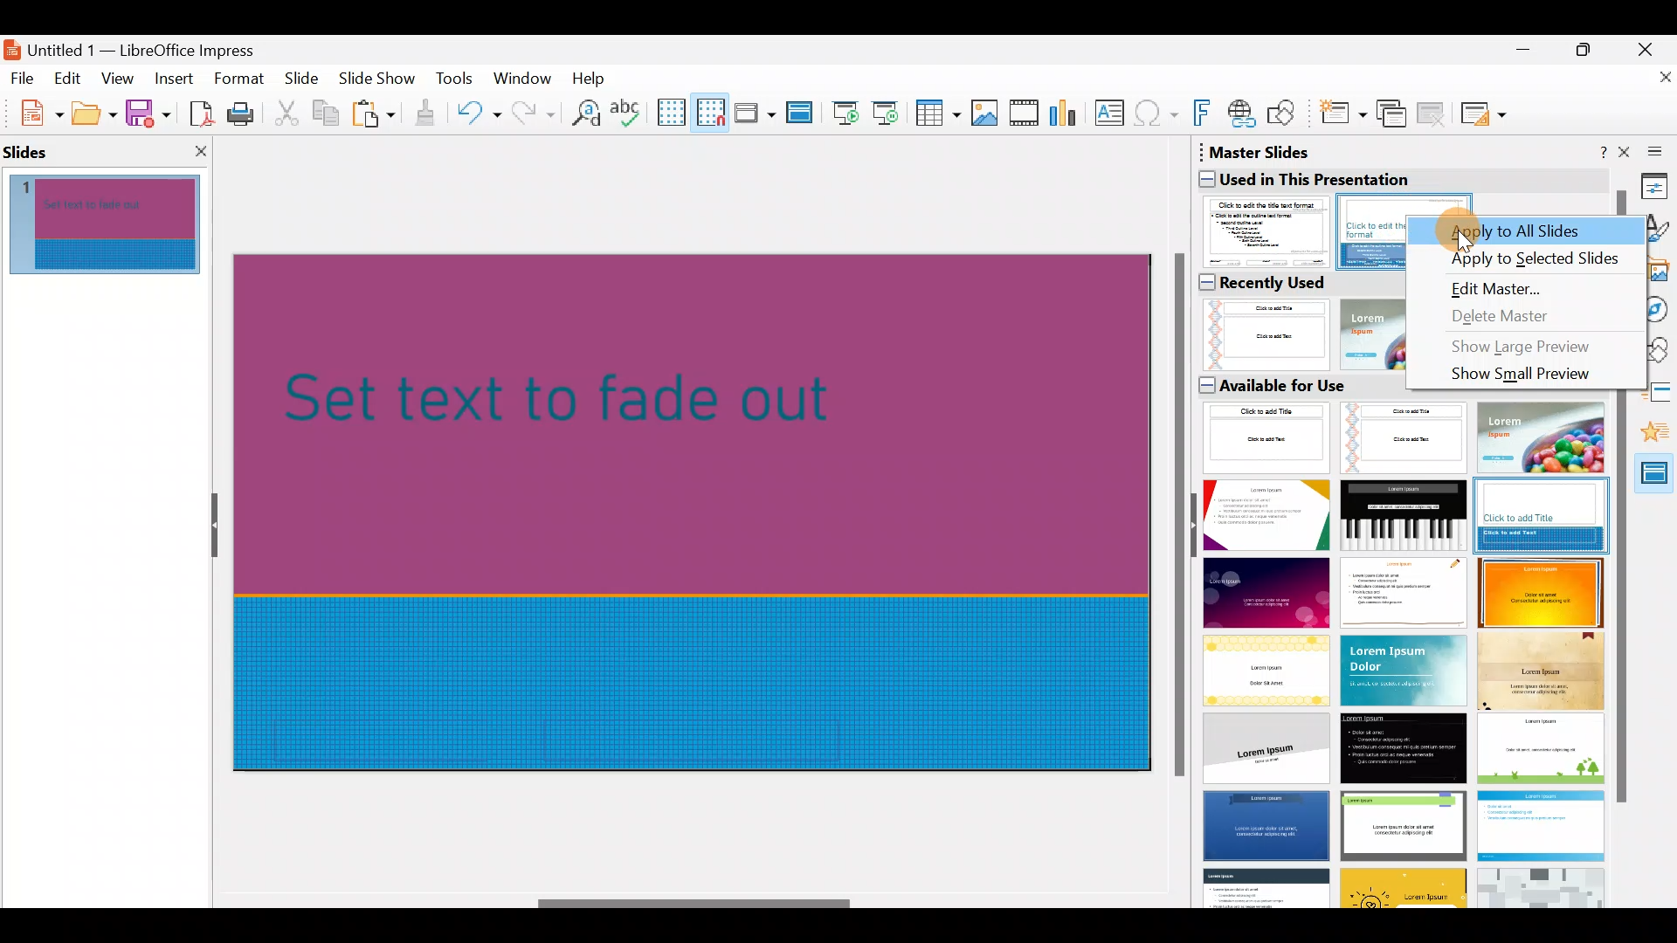 This screenshot has height=943, width=1677. Describe the element at coordinates (324, 114) in the screenshot. I see `Copy` at that location.